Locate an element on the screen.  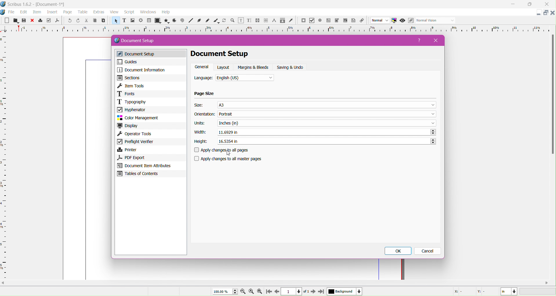
Document Information is located at coordinates (150, 70).